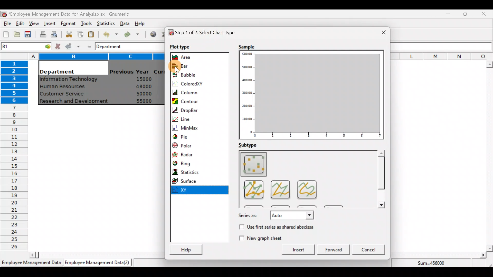 The height and width of the screenshot is (277, 493). I want to click on Cancel, so click(371, 250).